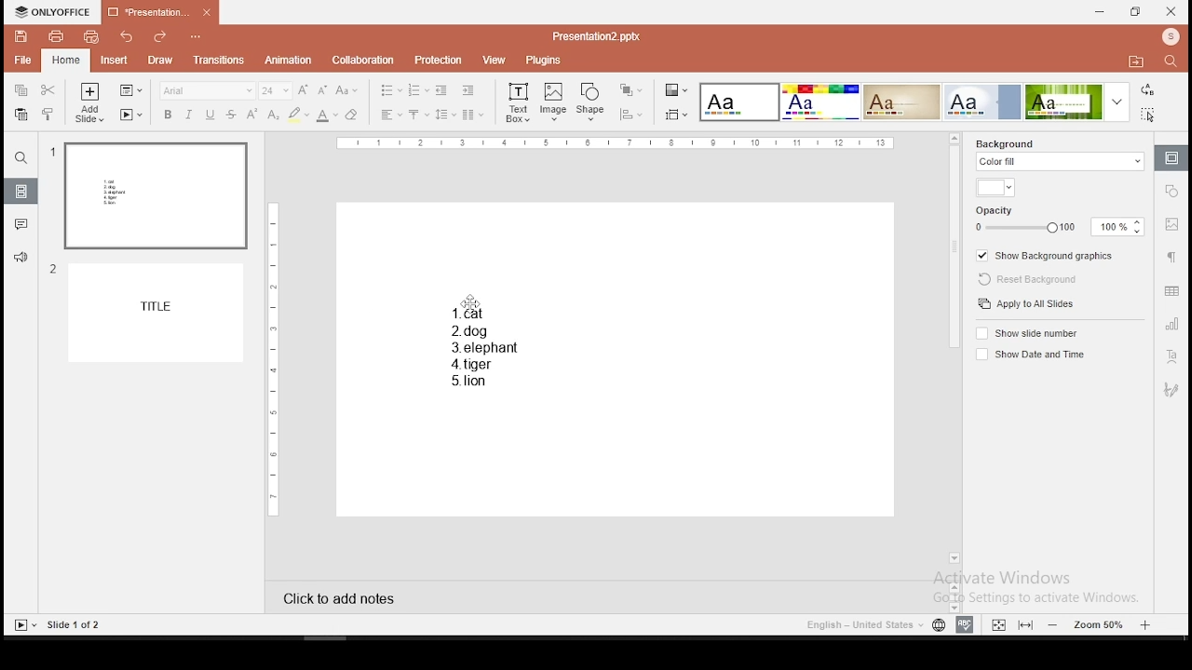 The image size is (1192, 670). Describe the element at coordinates (50, 114) in the screenshot. I see `clone formatting` at that location.